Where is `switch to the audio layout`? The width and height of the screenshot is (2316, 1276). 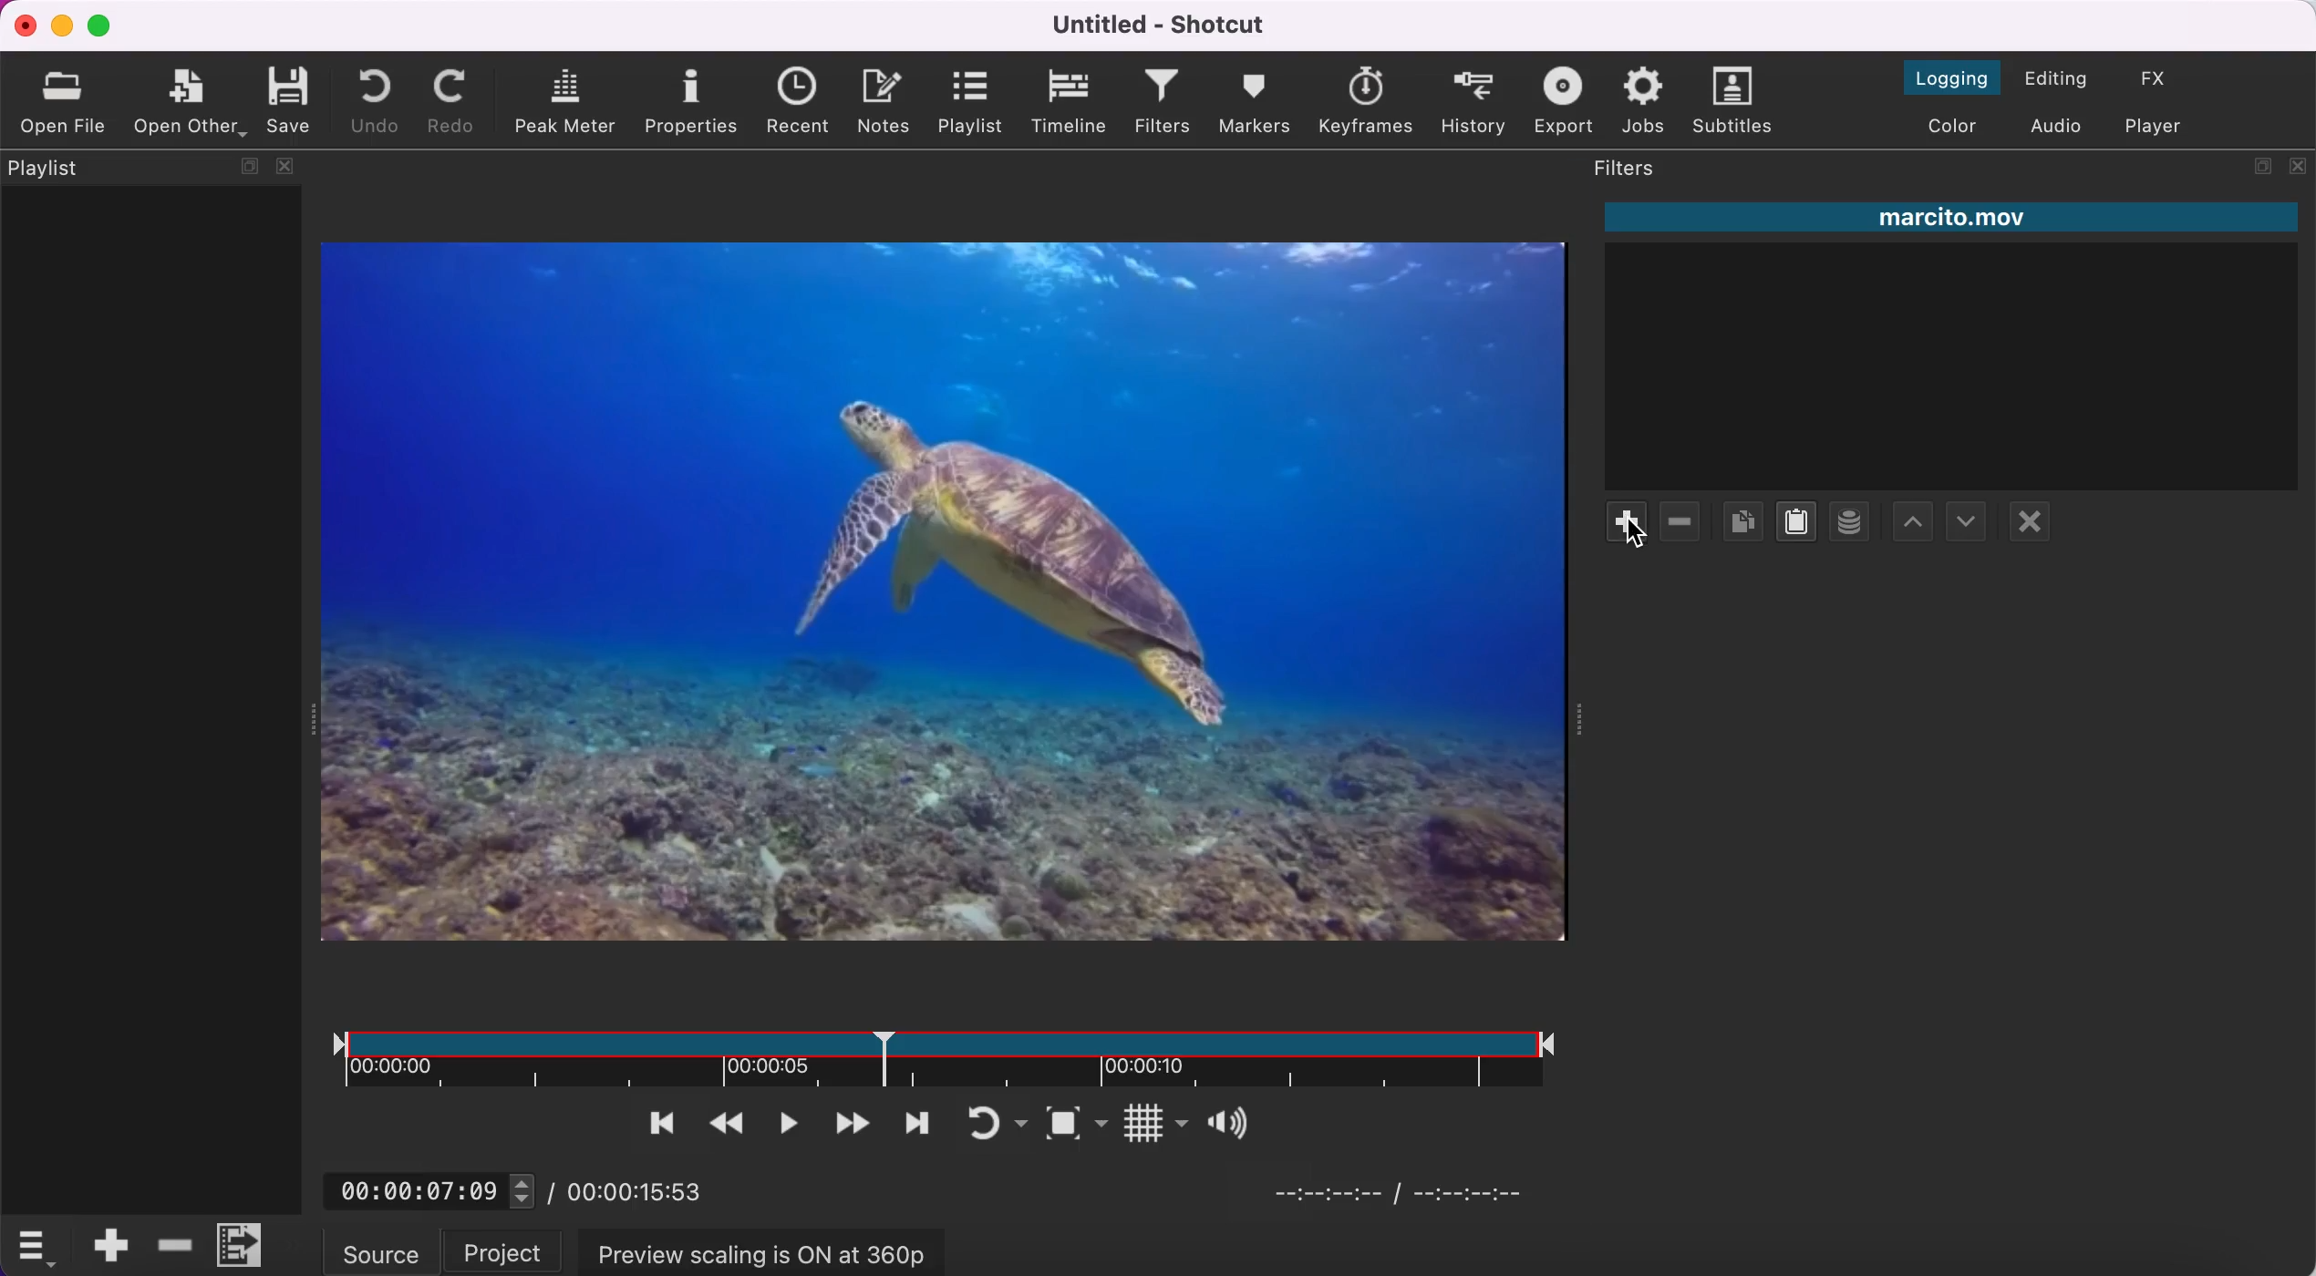
switch to the audio layout is located at coordinates (2057, 126).